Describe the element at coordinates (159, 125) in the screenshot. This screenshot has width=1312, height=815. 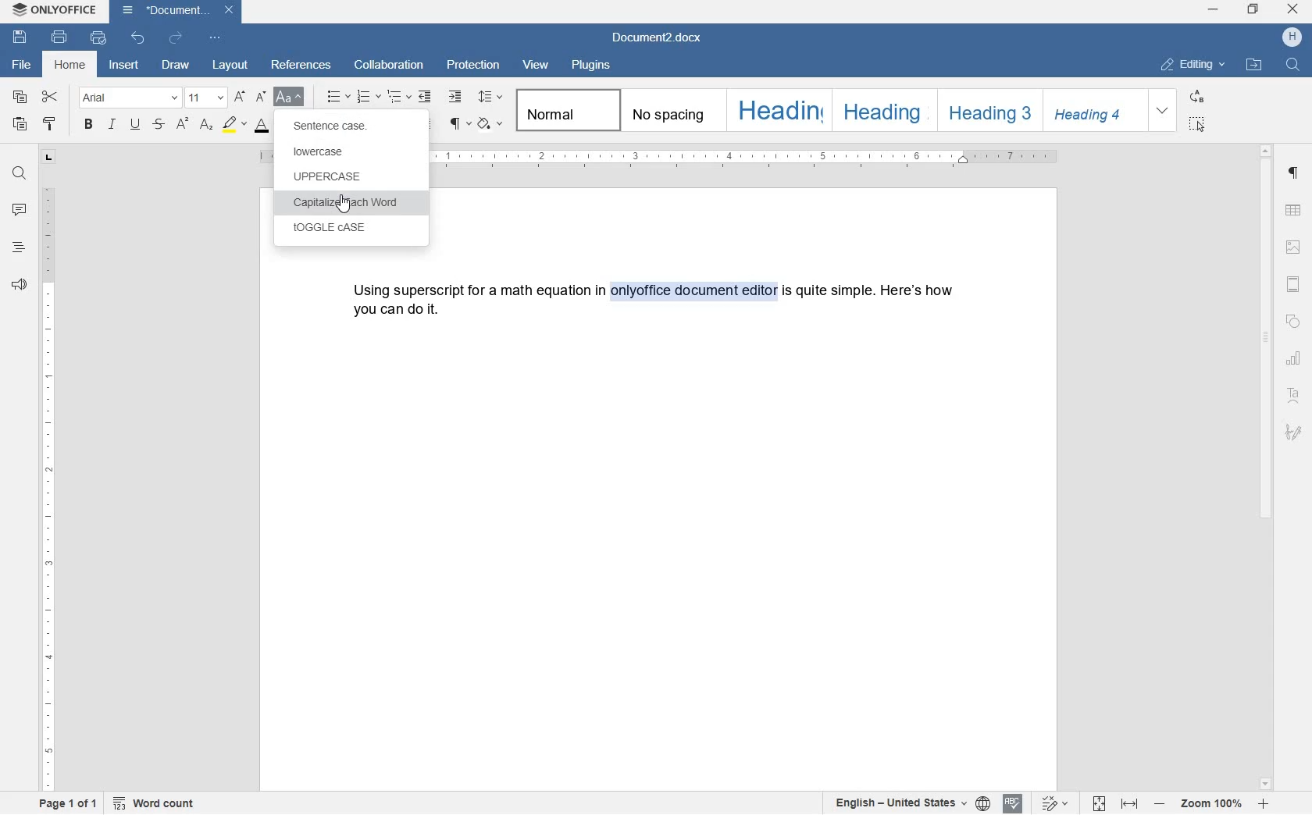
I see `strikethrough` at that location.